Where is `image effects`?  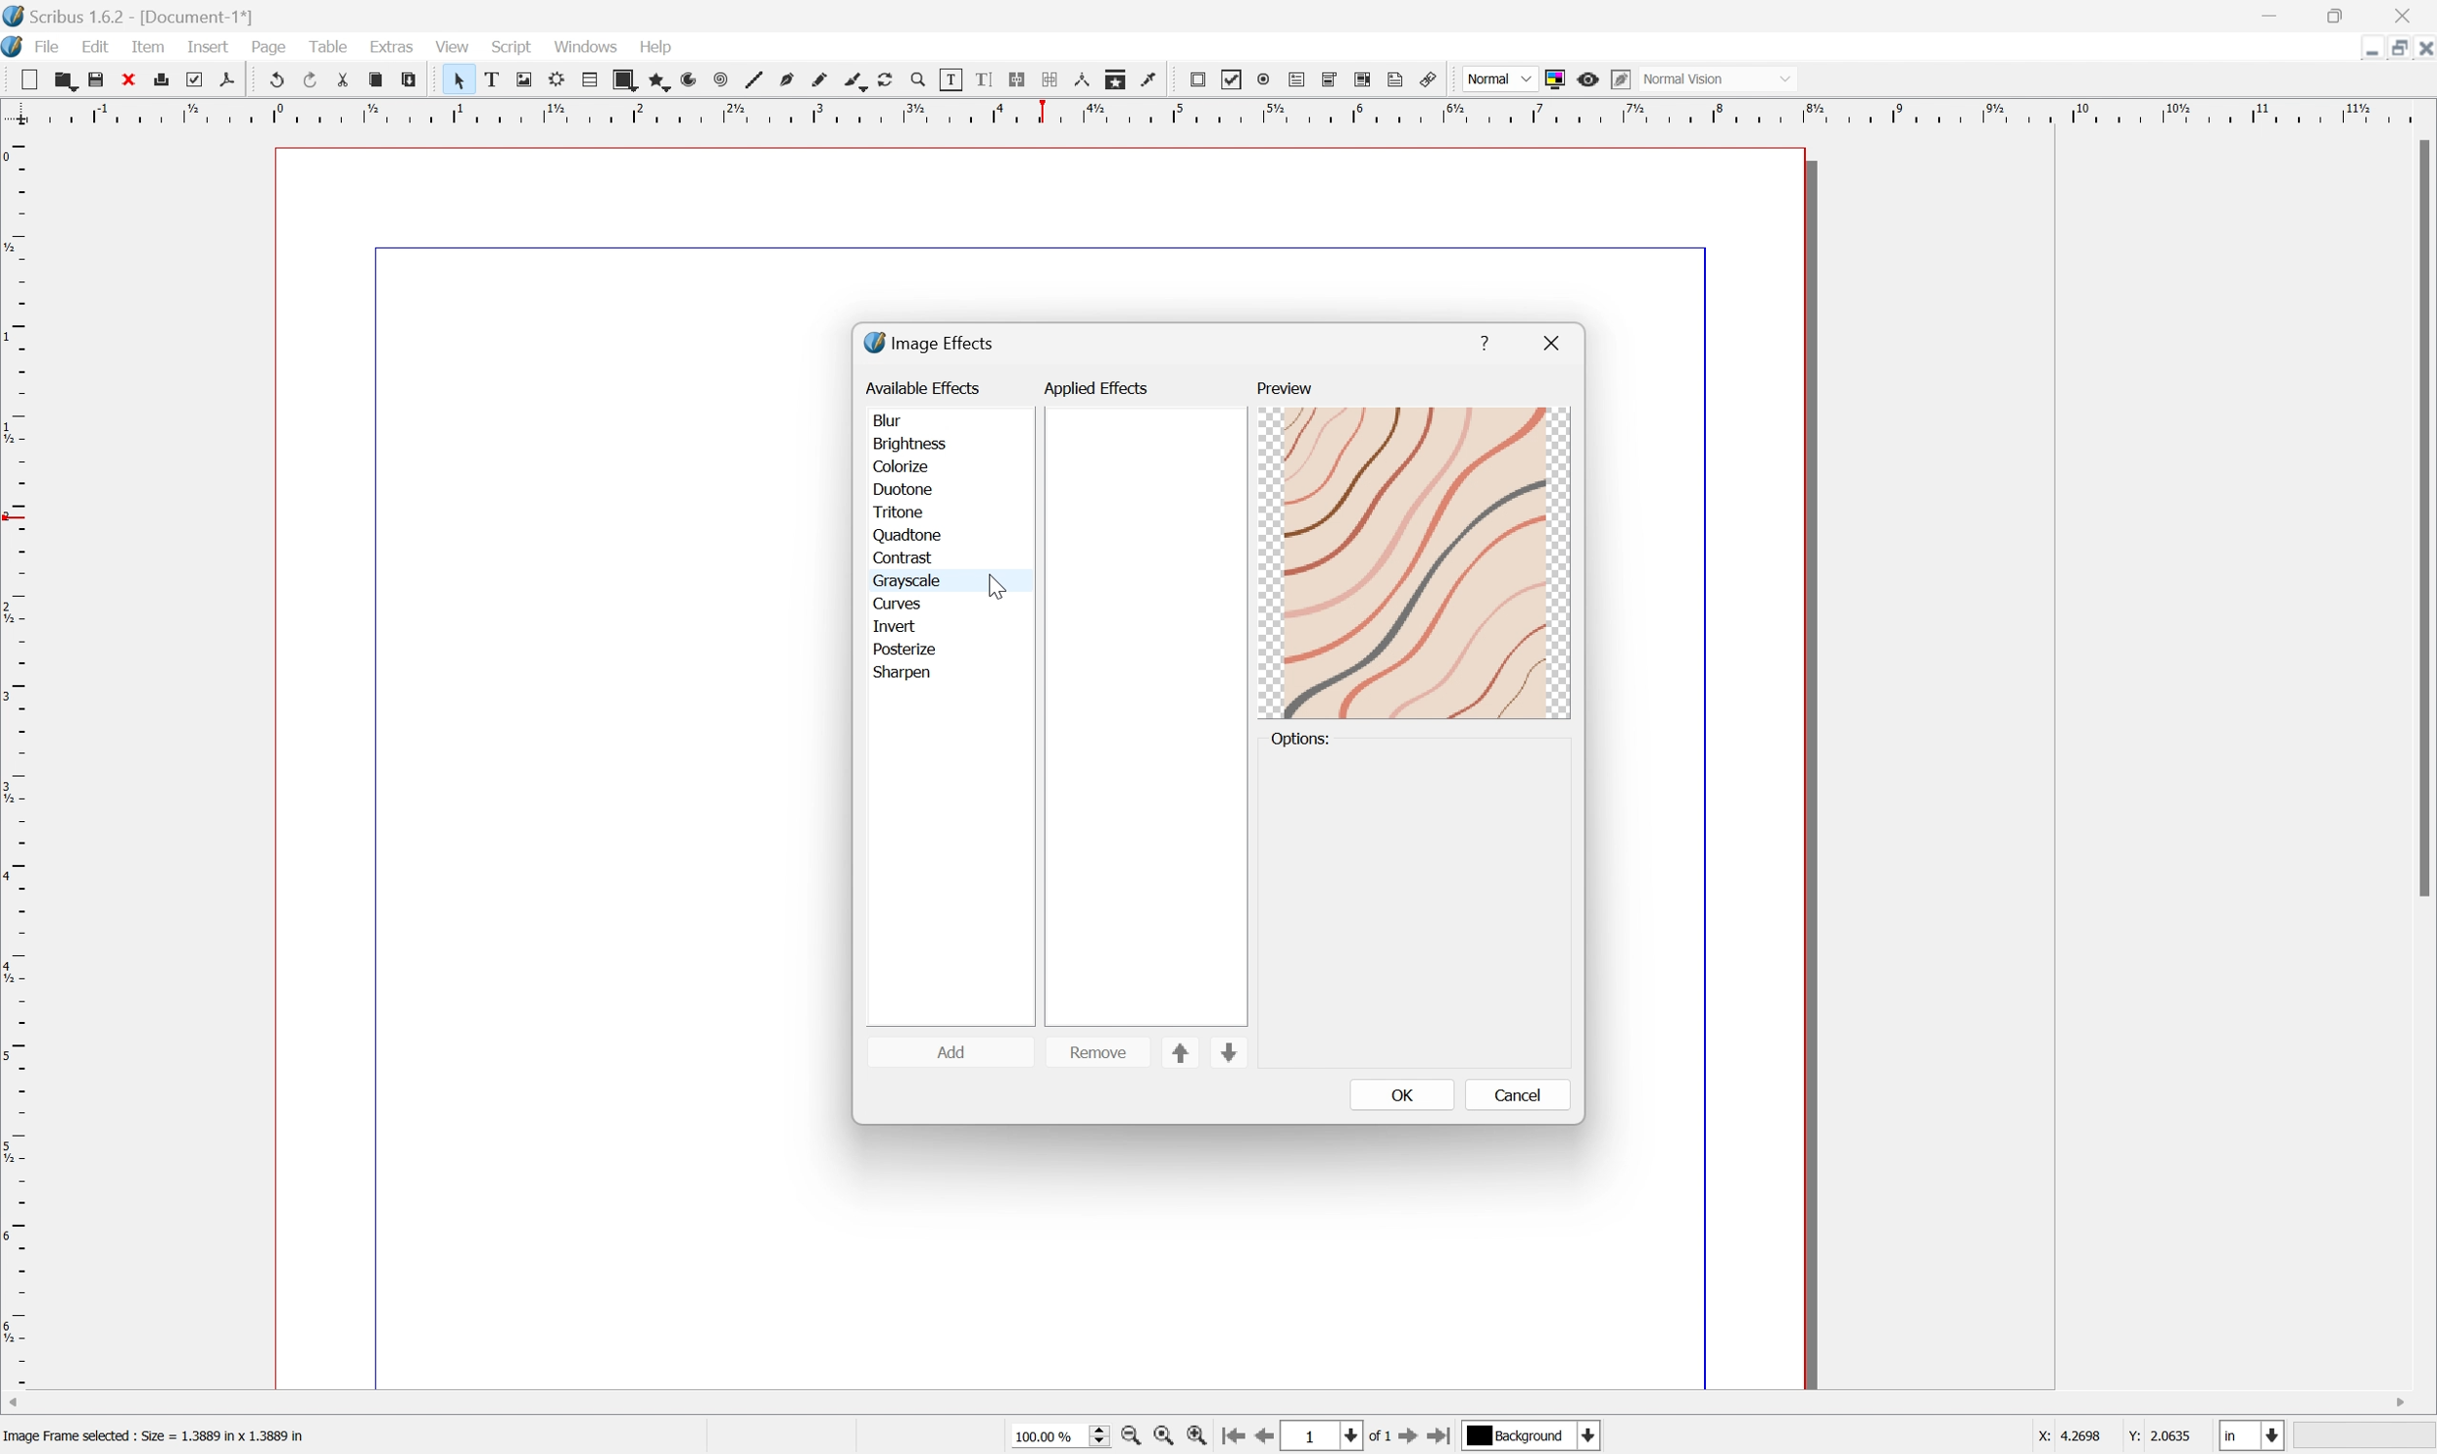
image effects is located at coordinates (931, 343).